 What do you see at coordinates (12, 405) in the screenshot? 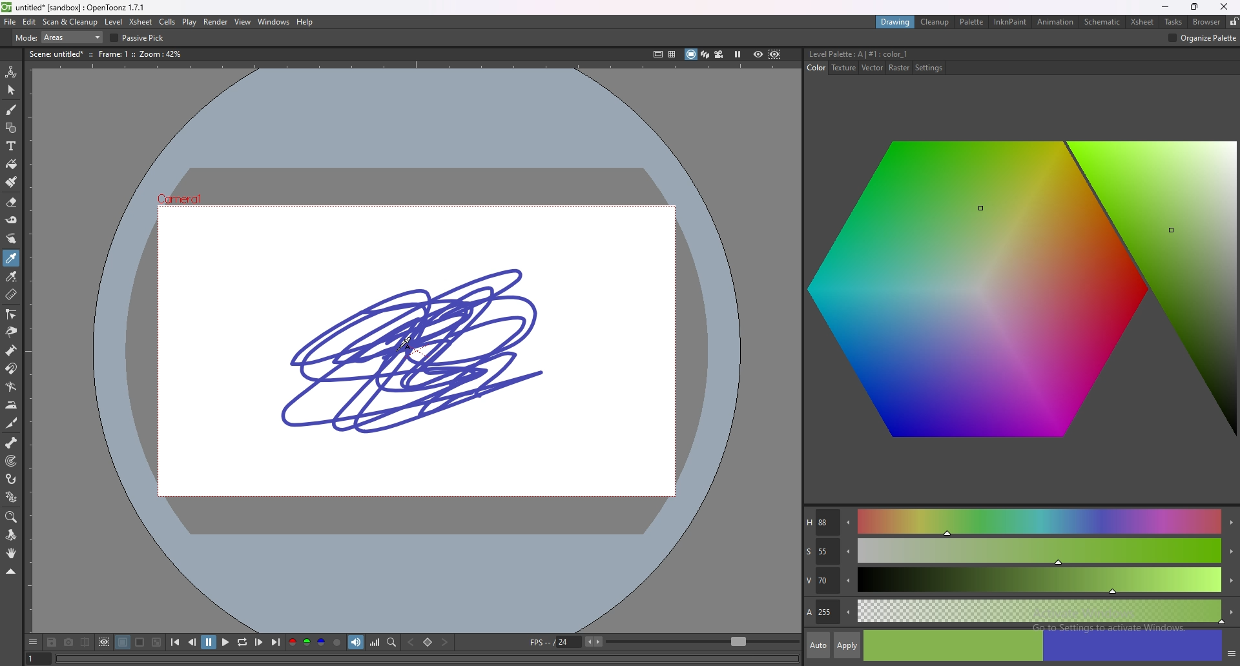
I see `iron tool` at bounding box center [12, 405].